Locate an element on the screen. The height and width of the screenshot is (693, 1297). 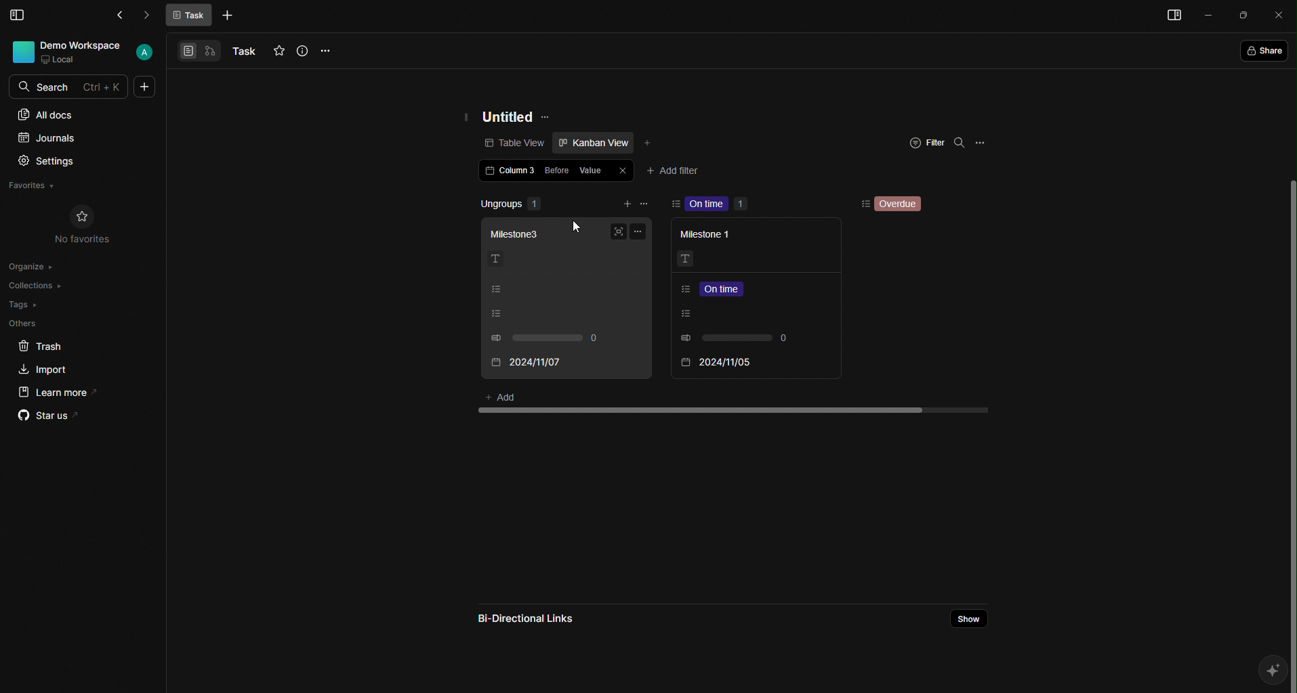
Add filter is located at coordinates (673, 169).